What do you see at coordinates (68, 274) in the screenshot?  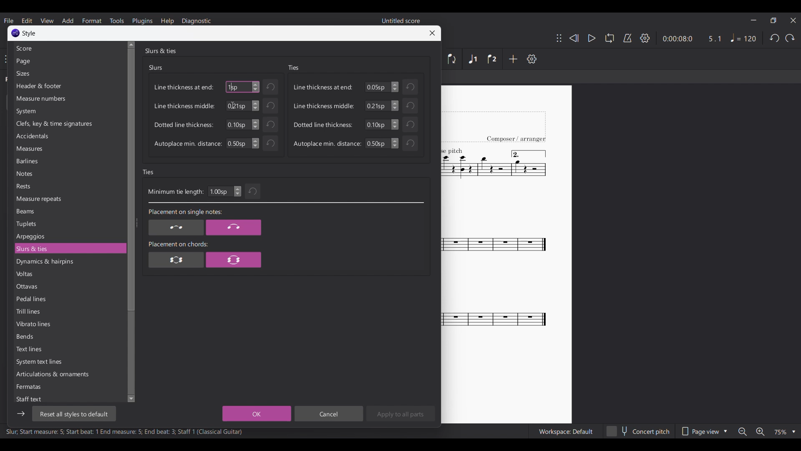 I see `Voltas` at bounding box center [68, 274].